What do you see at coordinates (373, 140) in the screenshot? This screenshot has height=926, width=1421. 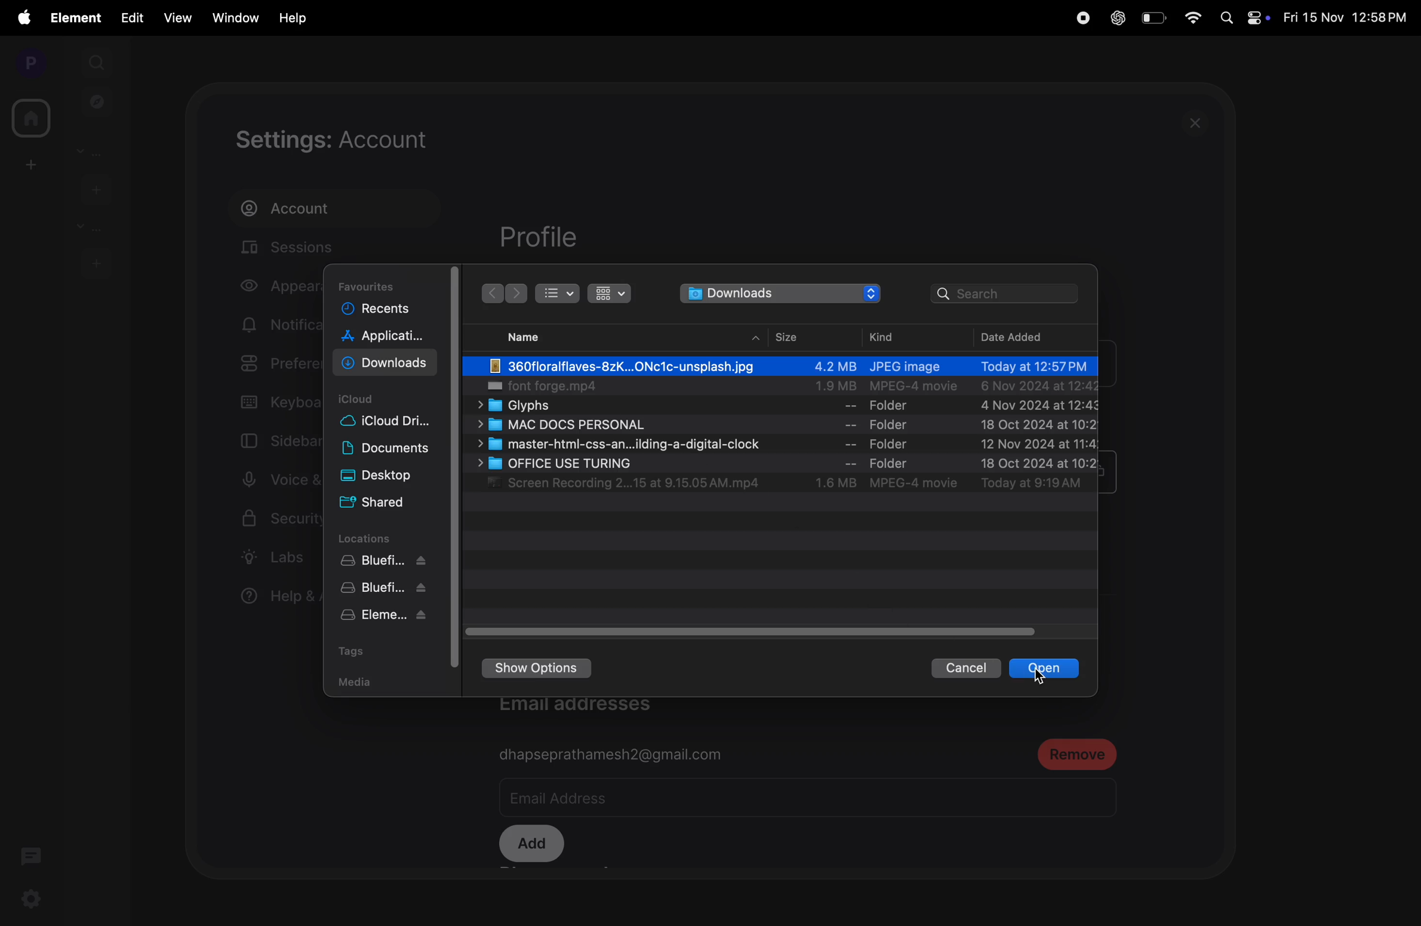 I see `settings account` at bounding box center [373, 140].